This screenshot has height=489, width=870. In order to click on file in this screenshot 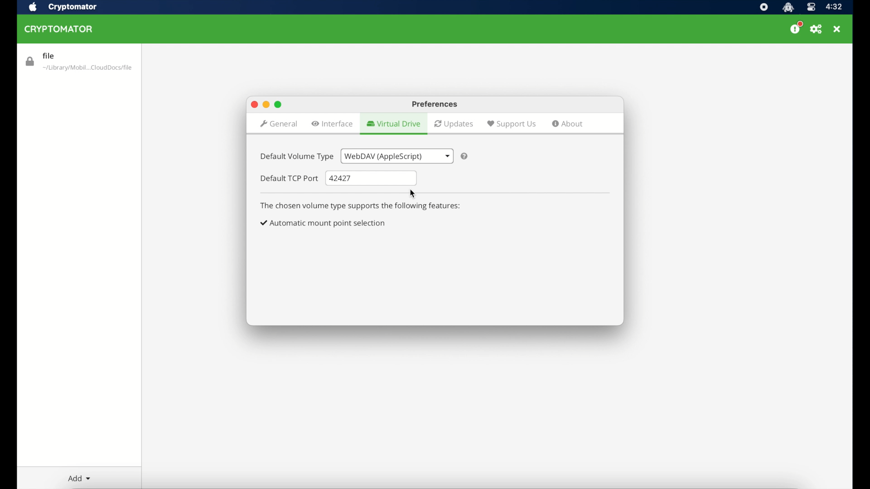, I will do `click(78, 62)`.